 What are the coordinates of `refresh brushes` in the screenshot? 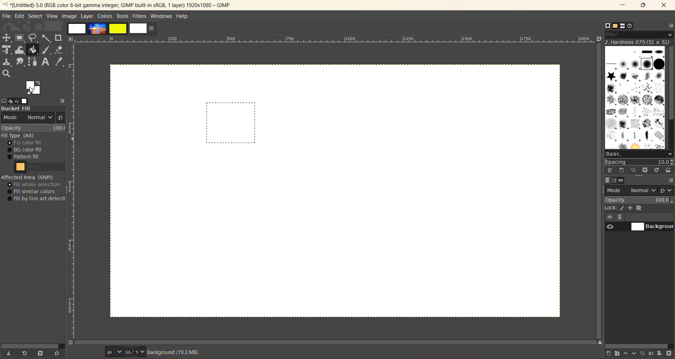 It's located at (656, 170).